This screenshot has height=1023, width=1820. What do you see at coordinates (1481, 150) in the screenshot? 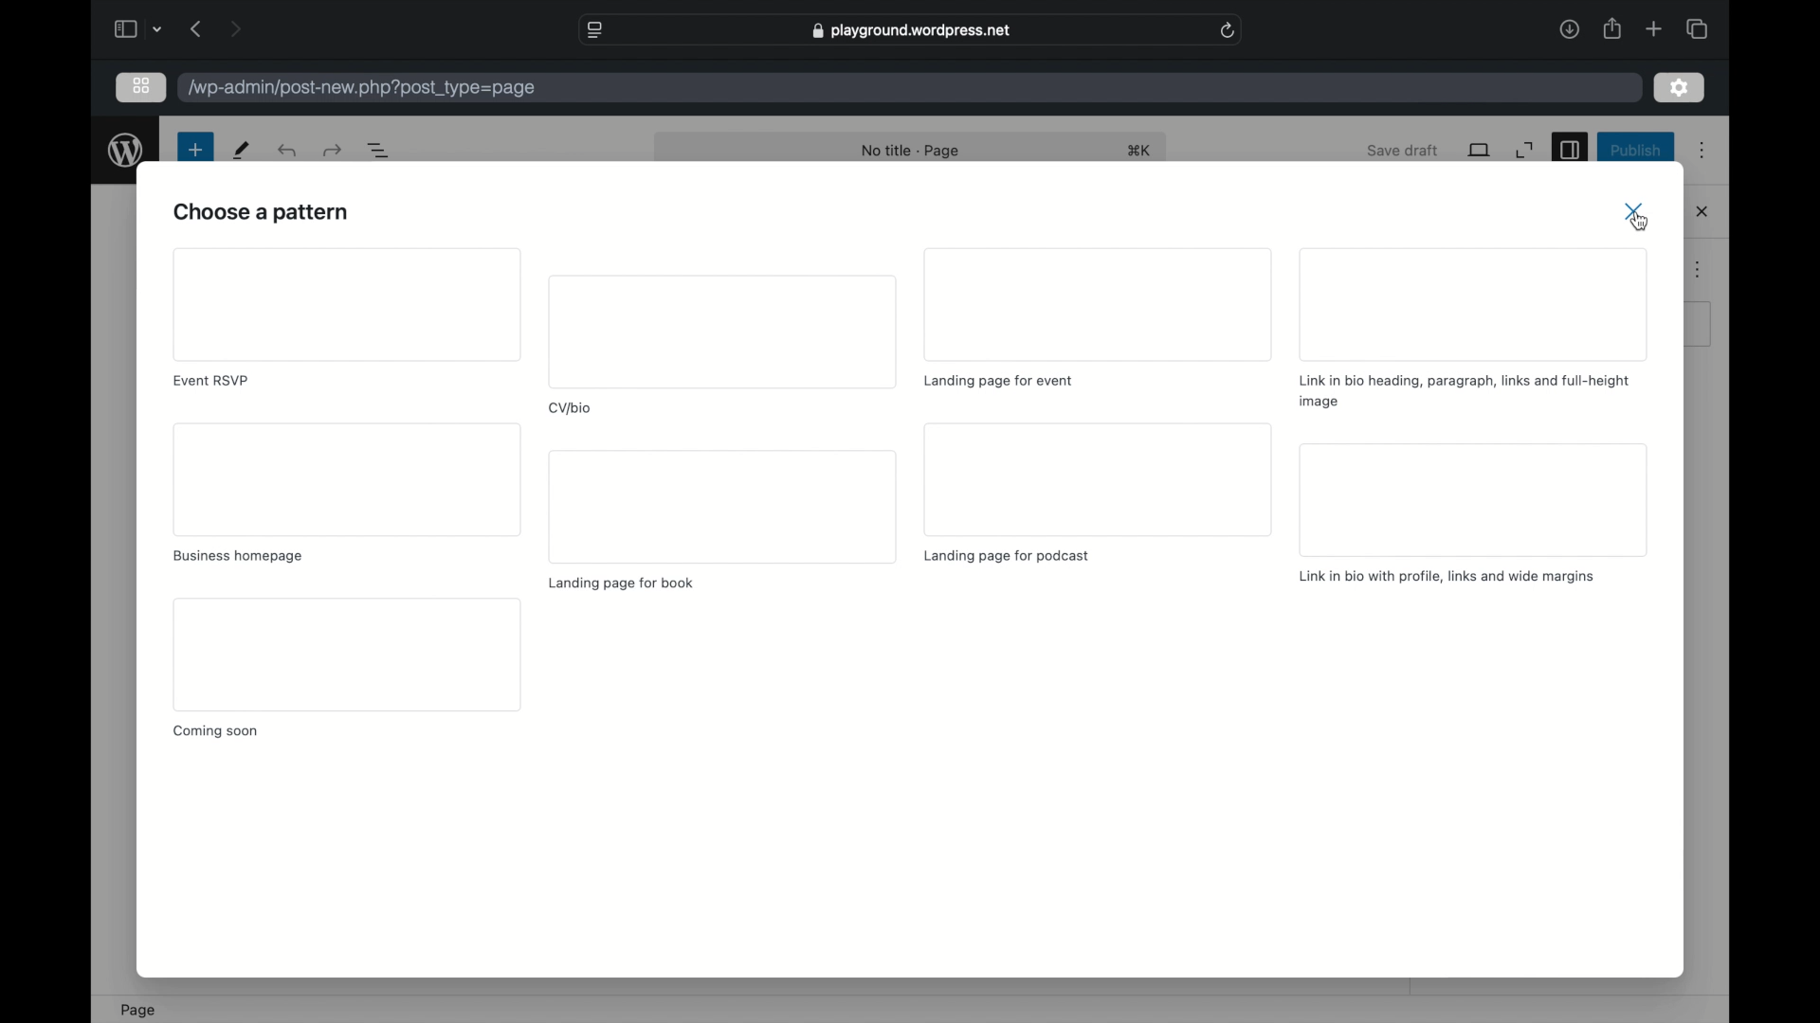
I see `view` at bounding box center [1481, 150].